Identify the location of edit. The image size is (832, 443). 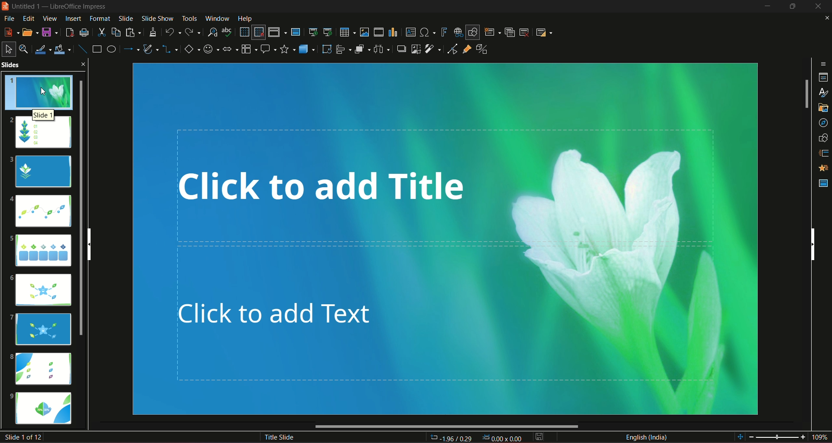
(27, 18).